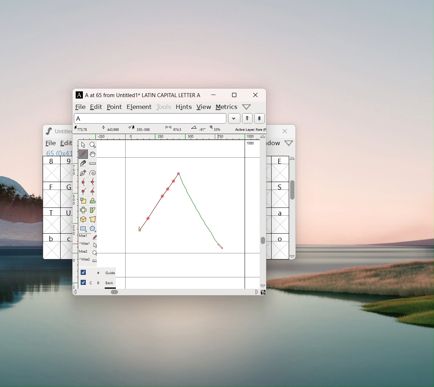 The image size is (434, 387). I want to click on metrics, so click(227, 107).